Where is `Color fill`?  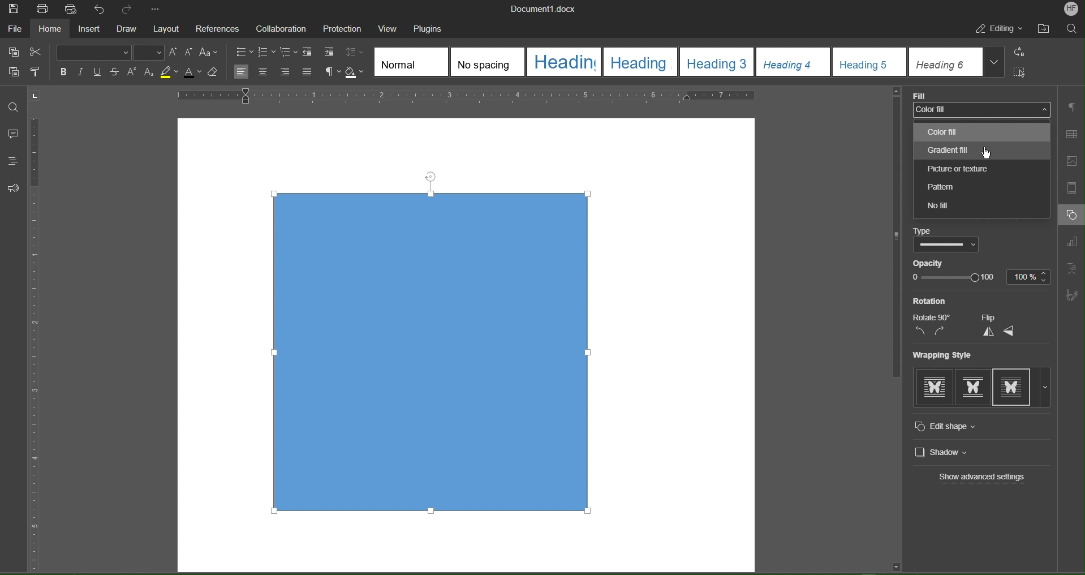
Color fill is located at coordinates (981, 109).